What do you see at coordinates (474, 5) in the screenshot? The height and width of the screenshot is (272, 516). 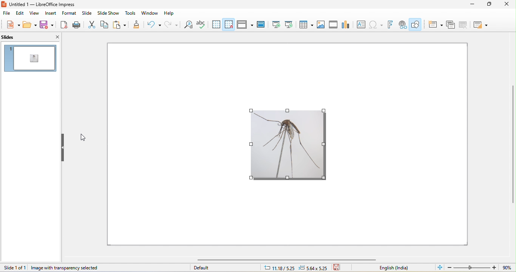 I see `minimize` at bounding box center [474, 5].